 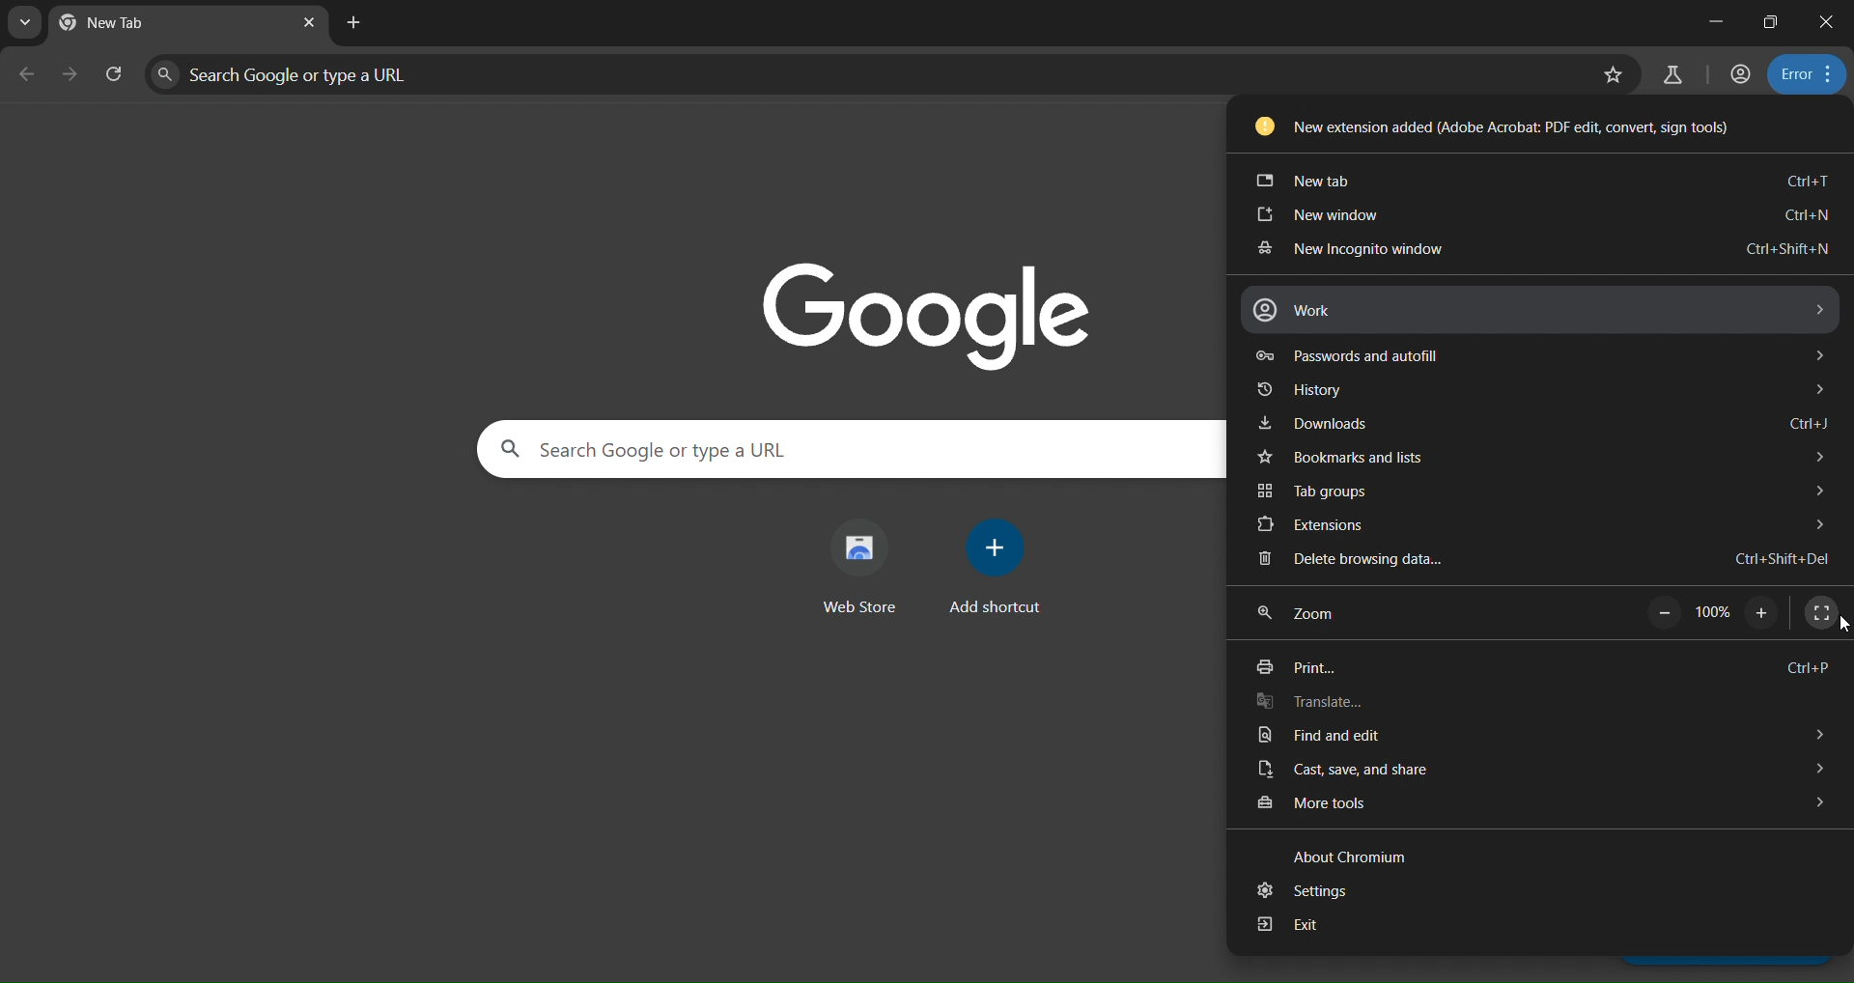 What do you see at coordinates (1806, 70) in the screenshot?
I see `menu` at bounding box center [1806, 70].